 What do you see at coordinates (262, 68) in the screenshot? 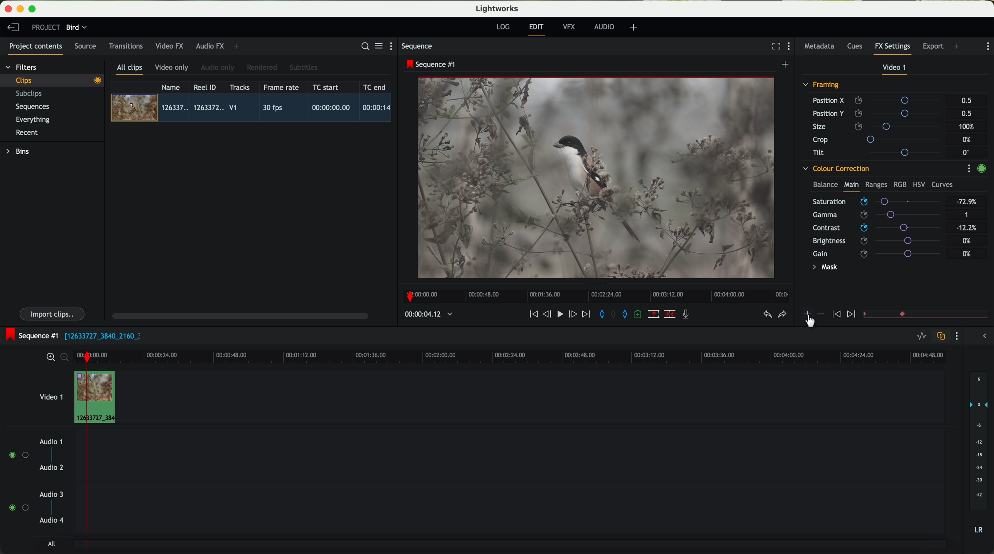
I see `rendered` at bounding box center [262, 68].